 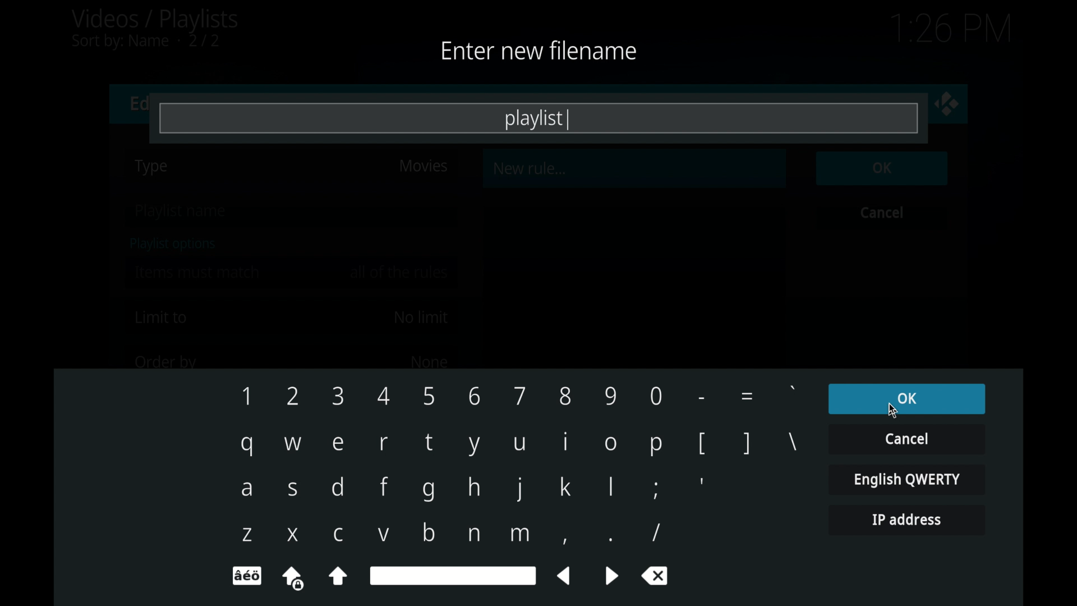 What do you see at coordinates (173, 244) in the screenshot?
I see `playlist options` at bounding box center [173, 244].